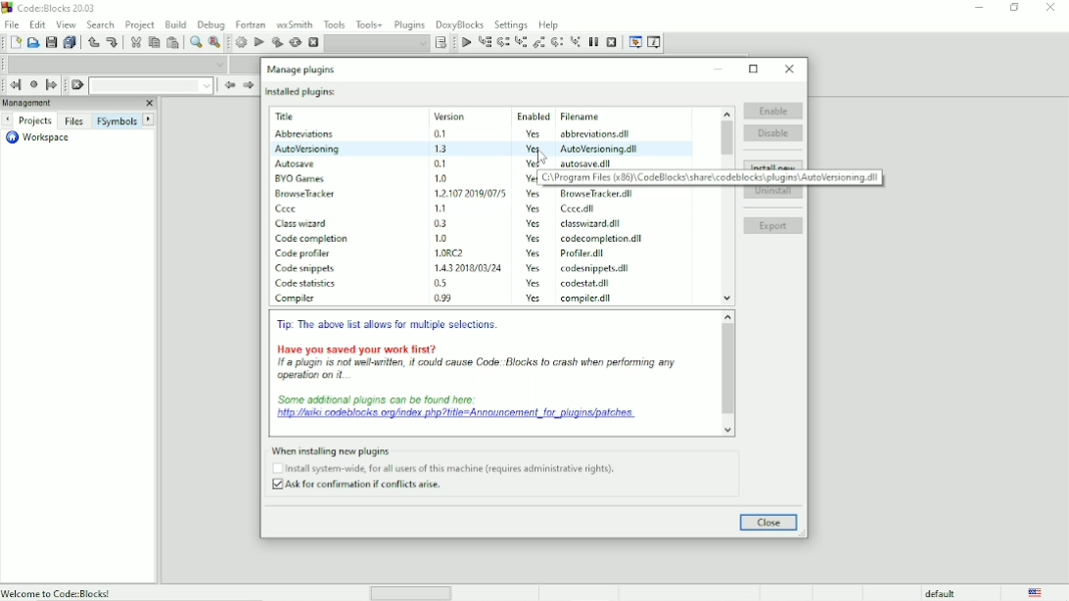 This screenshot has width=1069, height=601. I want to click on | Tip. The above fist allows for multiple selections., so click(390, 326).